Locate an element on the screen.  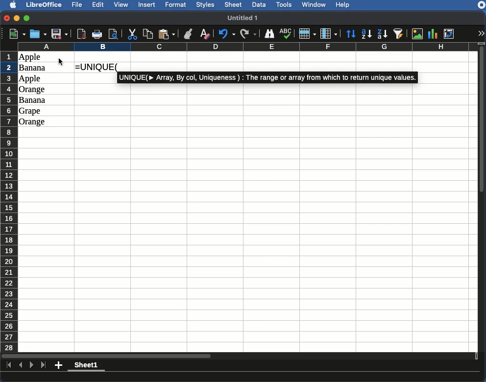
Print preview is located at coordinates (114, 34).